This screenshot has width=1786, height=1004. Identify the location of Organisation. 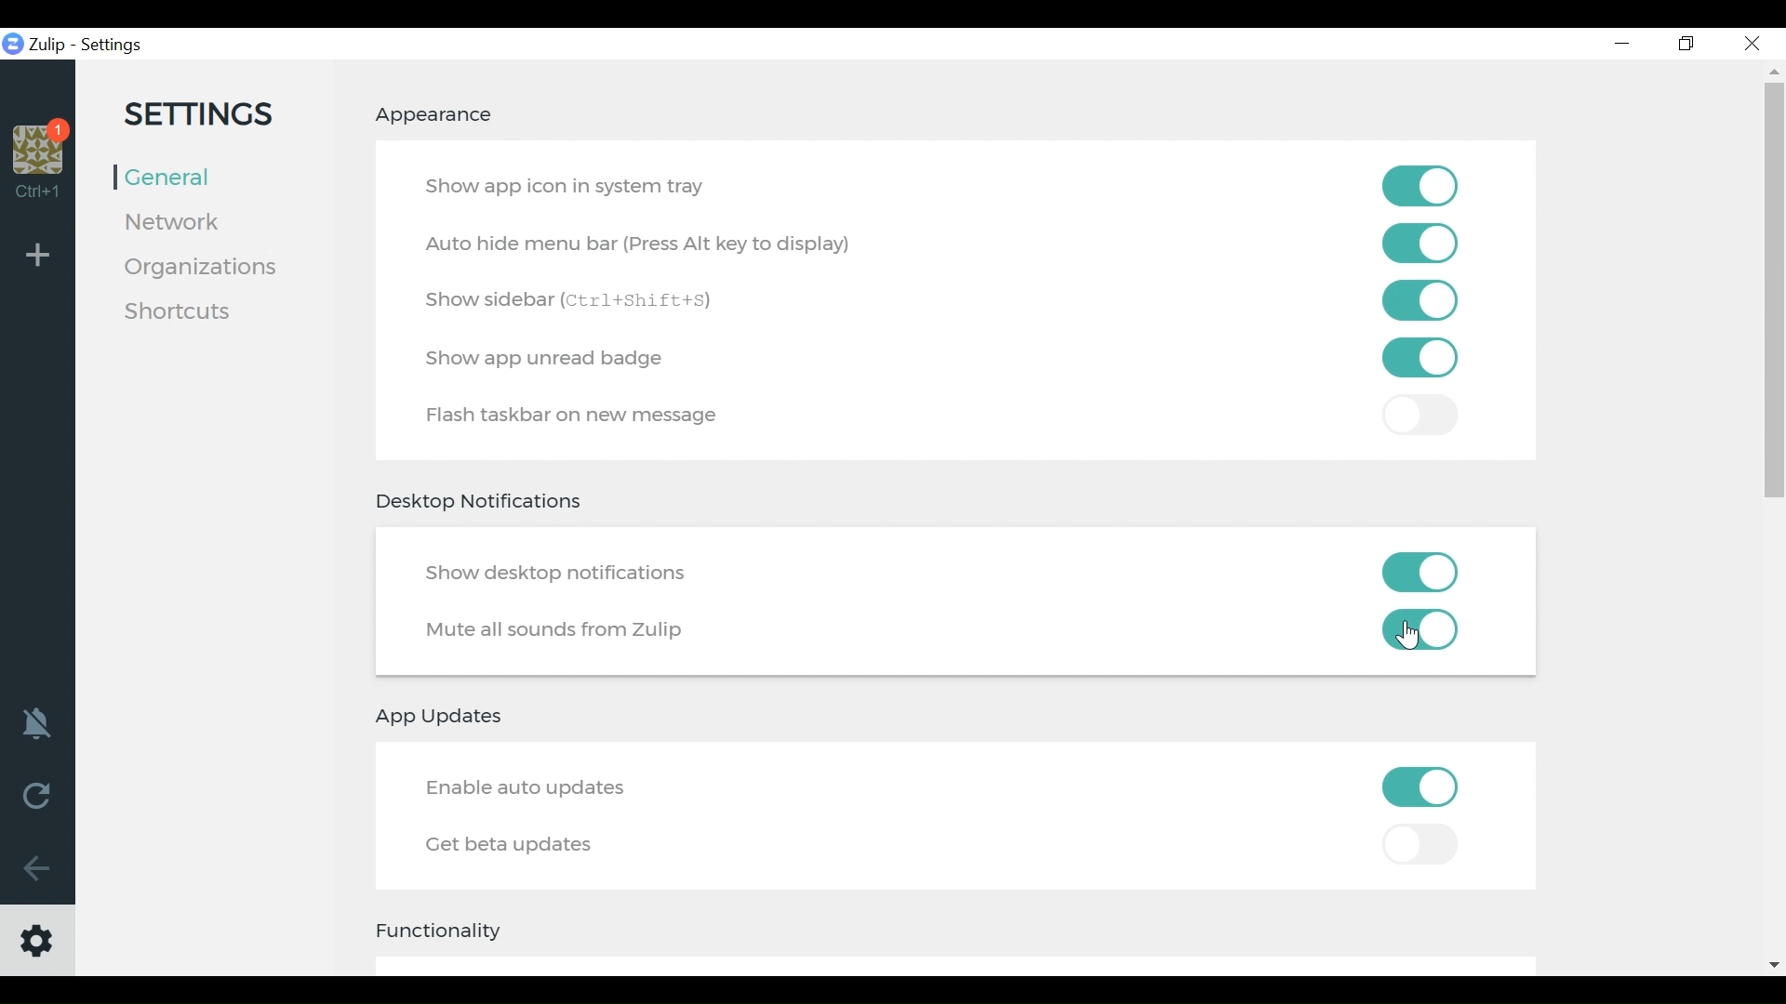
(202, 267).